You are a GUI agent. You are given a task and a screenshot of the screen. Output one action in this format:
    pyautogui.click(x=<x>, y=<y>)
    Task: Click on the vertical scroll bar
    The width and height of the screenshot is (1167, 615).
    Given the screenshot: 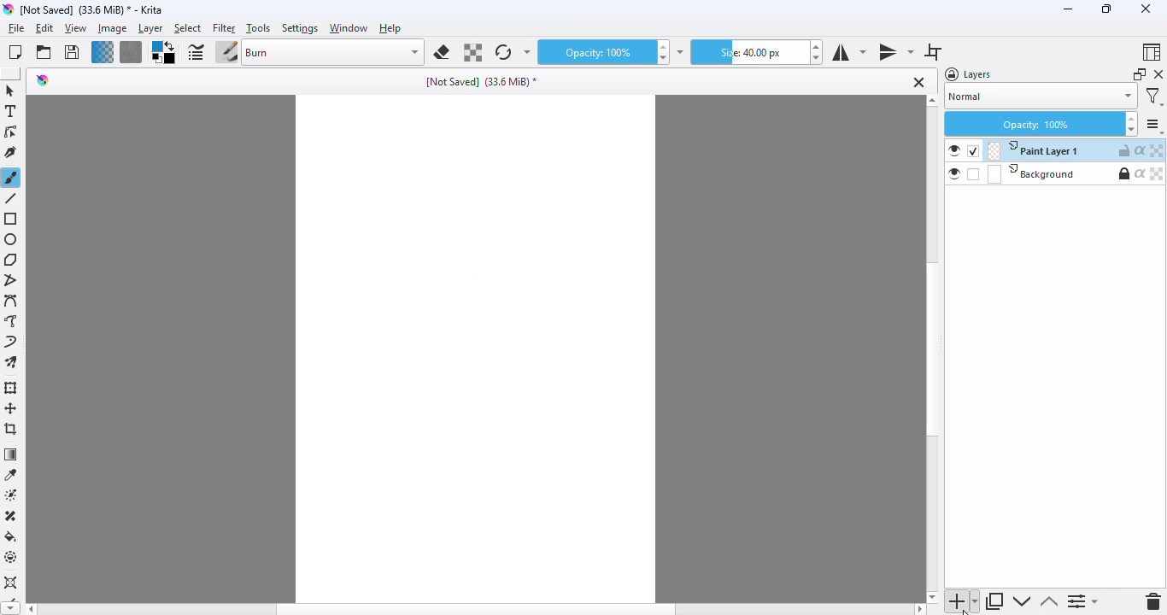 What is the action you would take?
    pyautogui.click(x=933, y=350)
    